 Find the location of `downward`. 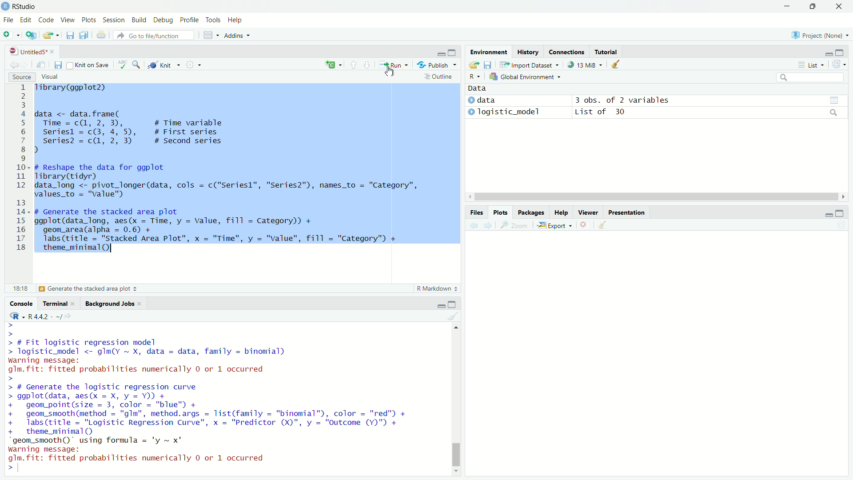

downward is located at coordinates (369, 66).